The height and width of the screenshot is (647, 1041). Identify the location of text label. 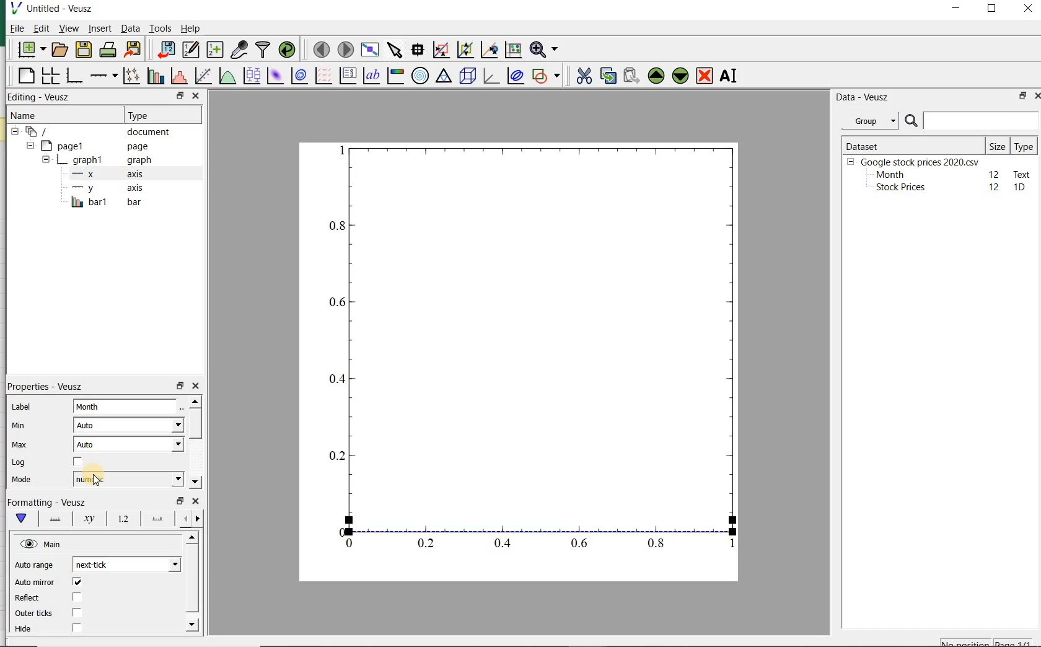
(371, 77).